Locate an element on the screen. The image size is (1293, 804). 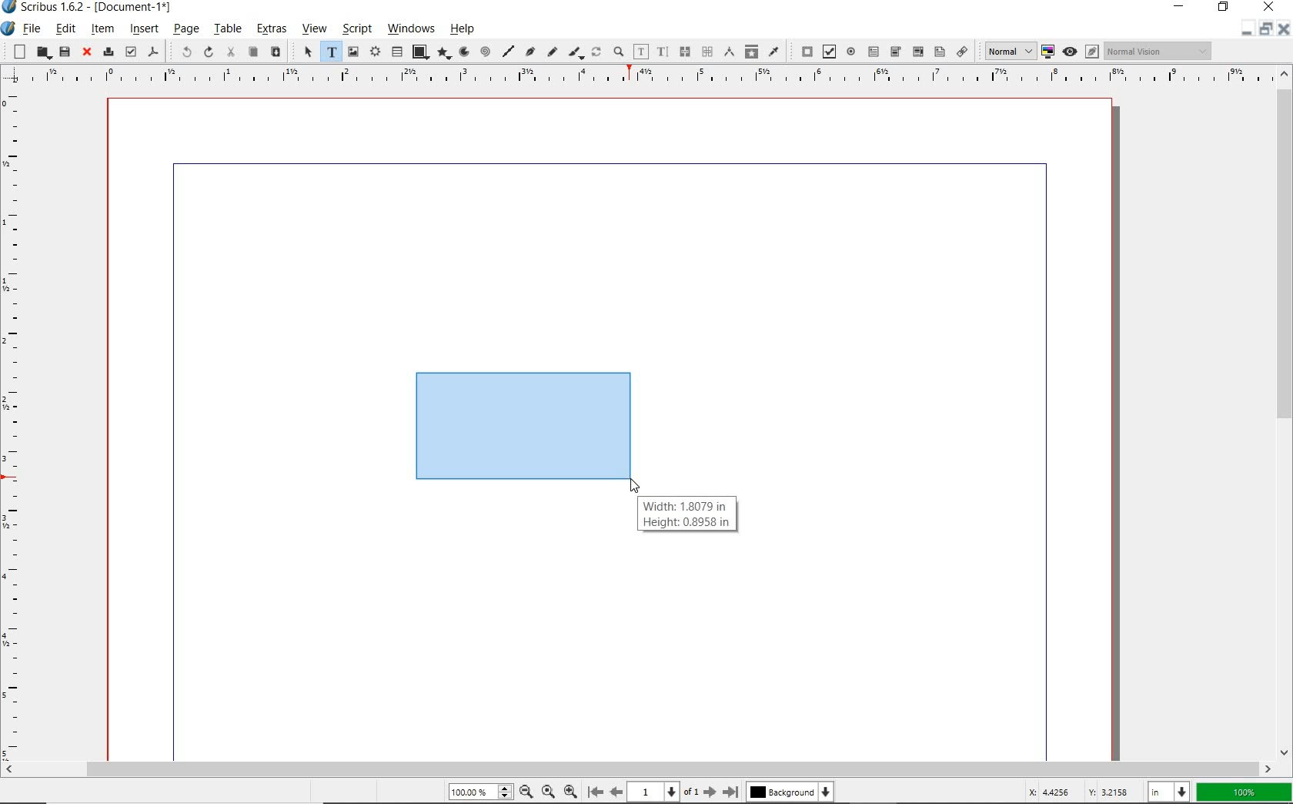
insert is located at coordinates (142, 28).